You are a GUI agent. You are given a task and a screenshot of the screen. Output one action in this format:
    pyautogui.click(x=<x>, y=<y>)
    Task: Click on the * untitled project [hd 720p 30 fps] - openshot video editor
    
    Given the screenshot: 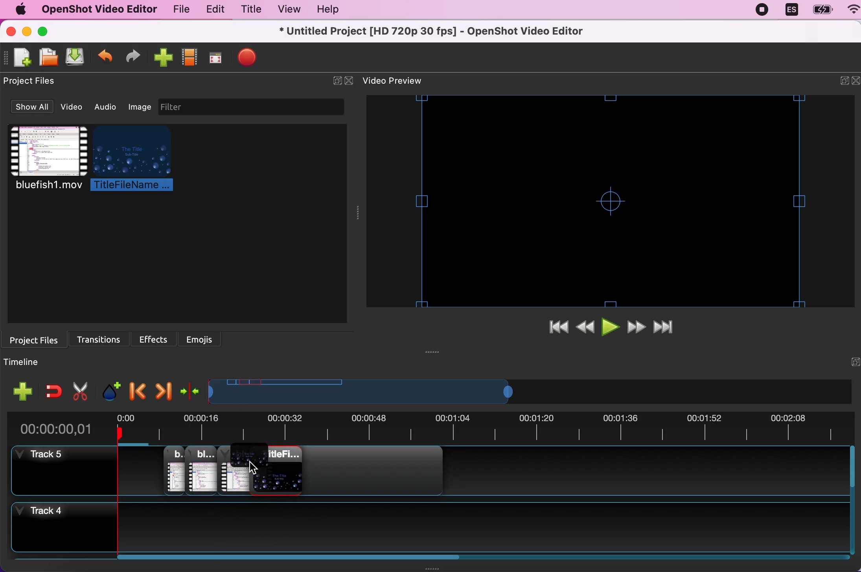 What is the action you would take?
    pyautogui.click(x=451, y=31)
    